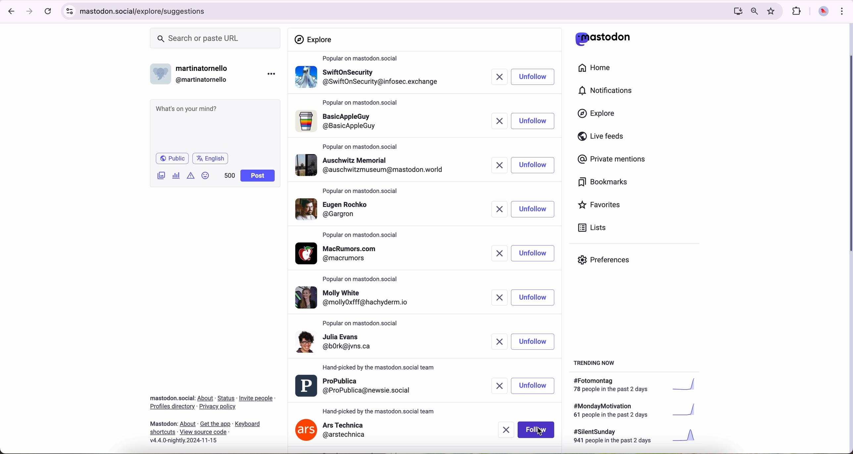 Image resolution: width=853 pixels, height=454 pixels. I want to click on extensions, so click(797, 11).